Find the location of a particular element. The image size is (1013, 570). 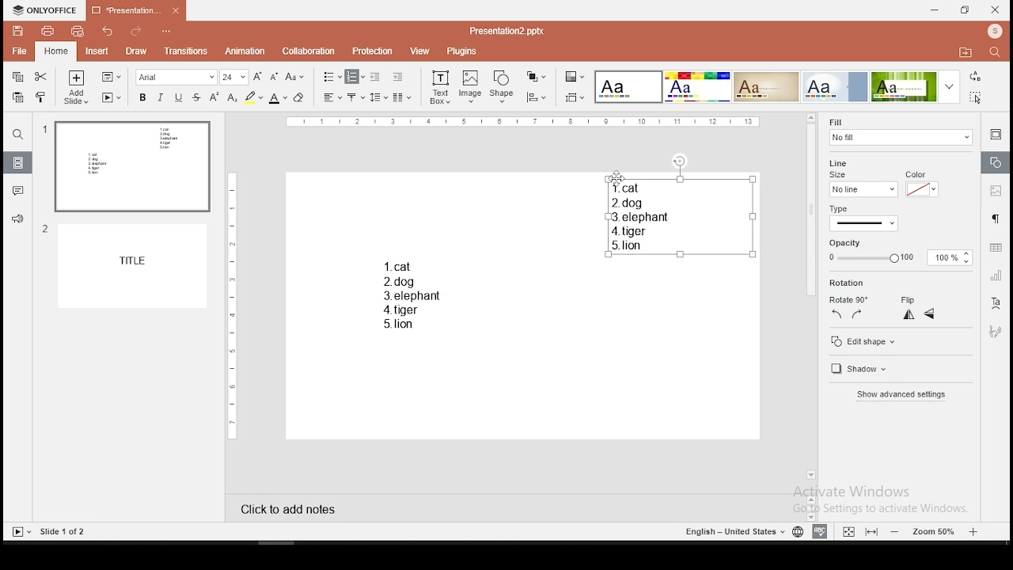

search is located at coordinates (998, 54).